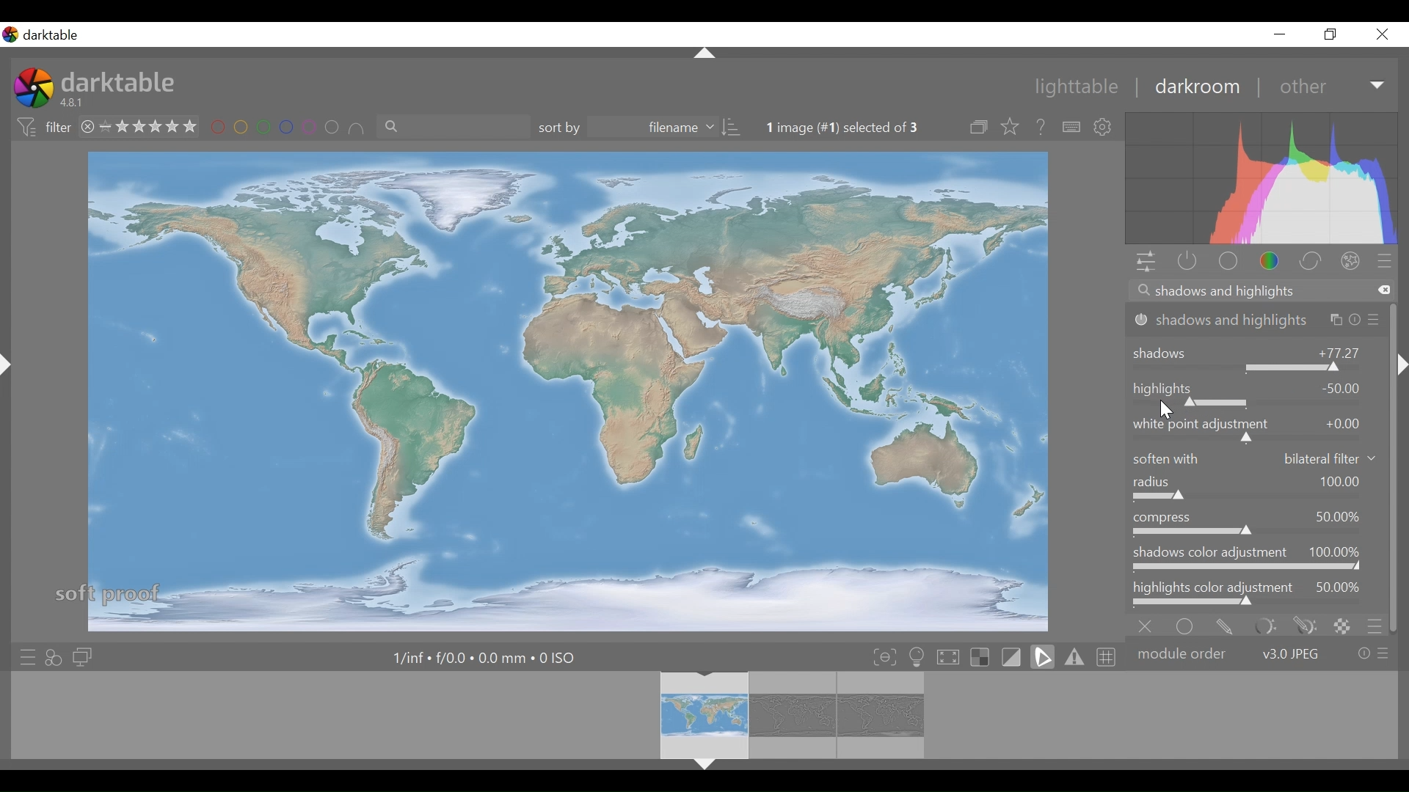 This screenshot has height=792, width=1409. What do you see at coordinates (139, 125) in the screenshot?
I see `range rating` at bounding box center [139, 125].